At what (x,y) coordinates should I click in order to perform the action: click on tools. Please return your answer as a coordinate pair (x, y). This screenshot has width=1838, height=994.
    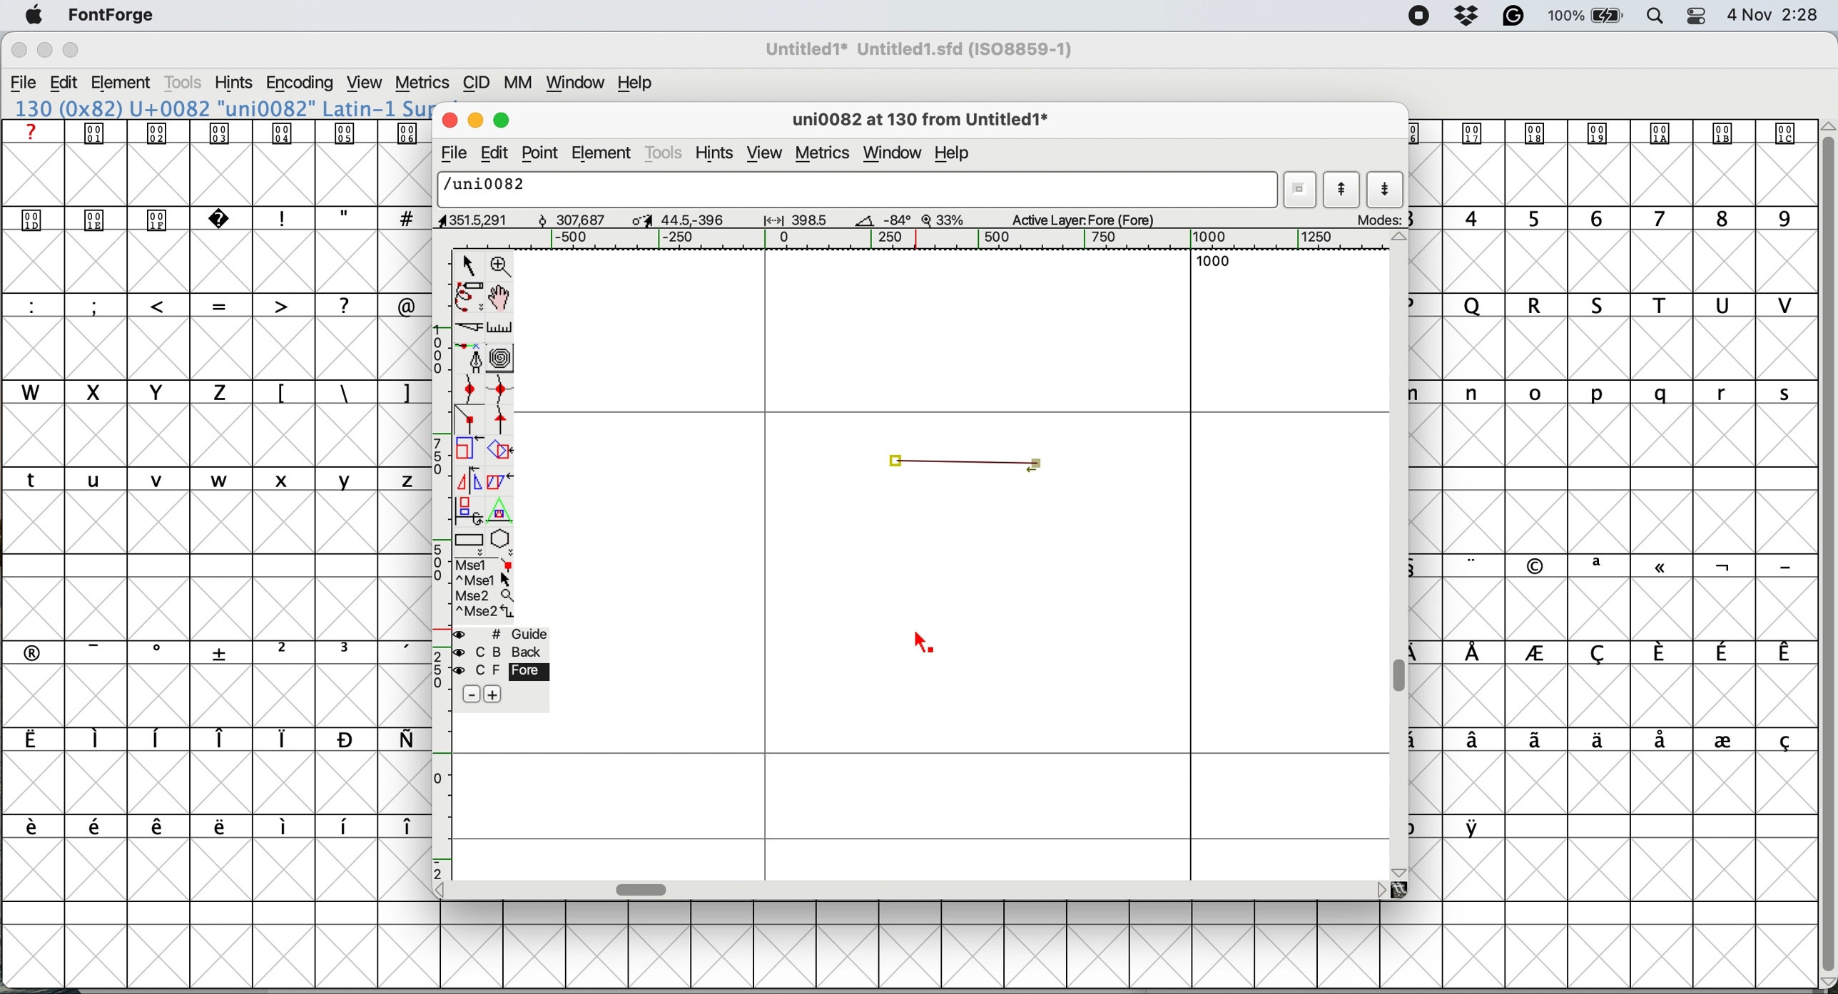
    Looking at the image, I should click on (186, 83).